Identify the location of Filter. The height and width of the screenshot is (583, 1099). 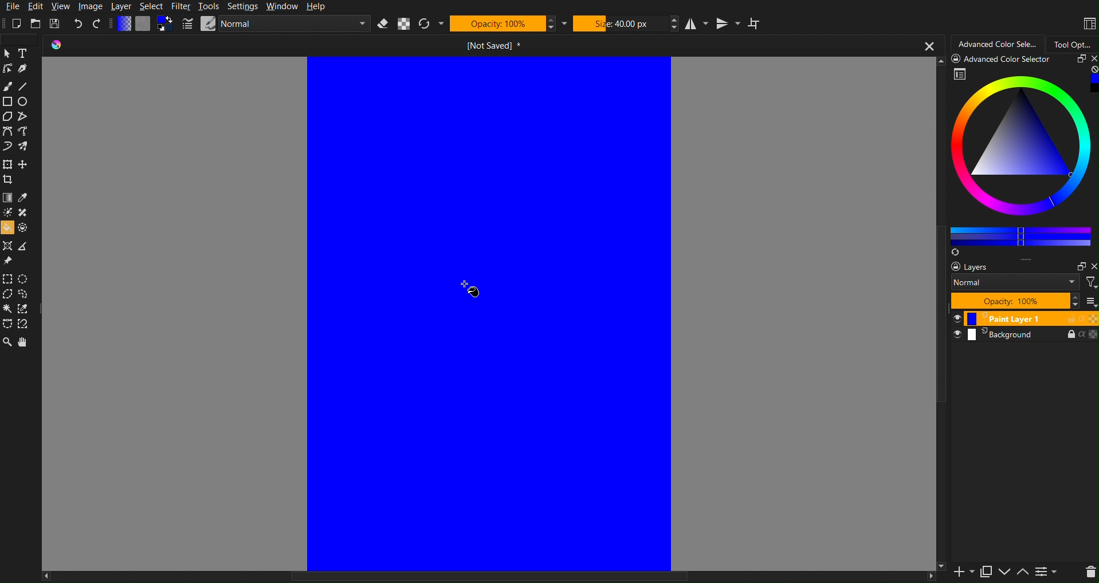
(180, 6).